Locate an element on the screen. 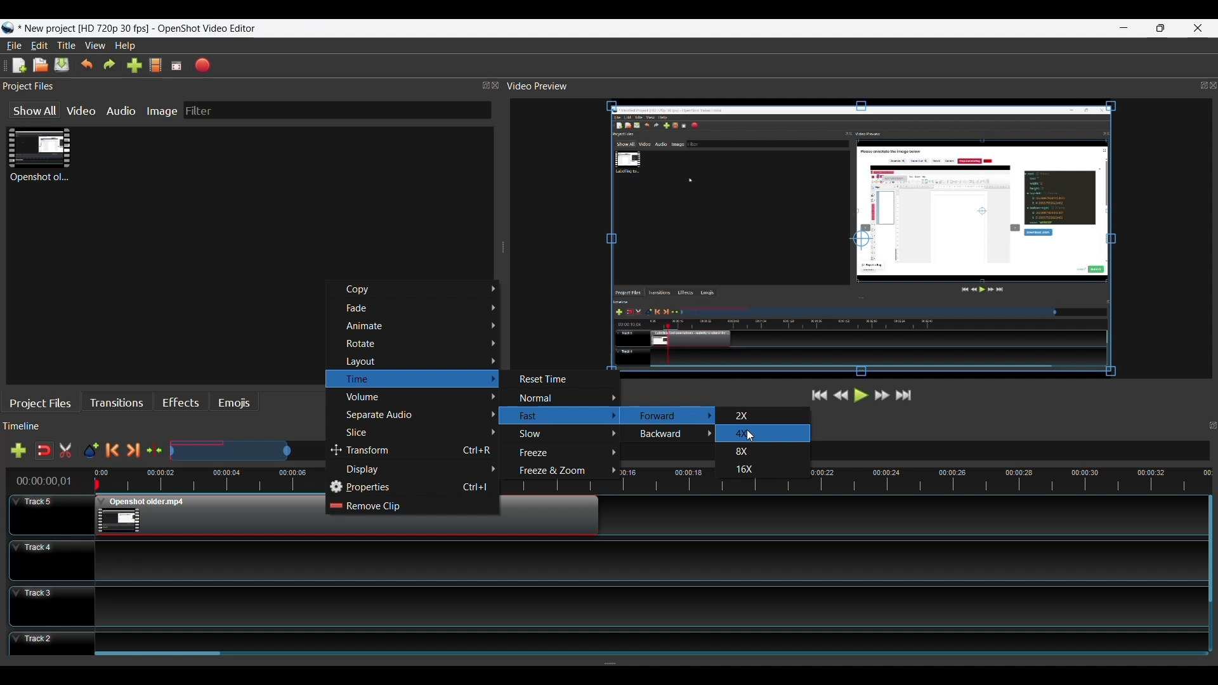 This screenshot has height=685, width=1218. 2X is located at coordinates (745, 415).